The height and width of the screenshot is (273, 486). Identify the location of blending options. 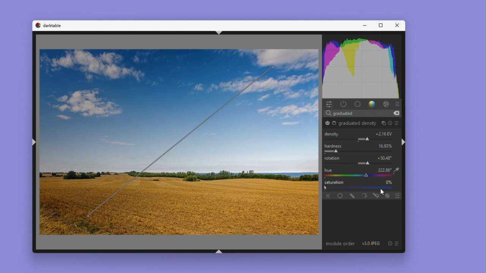
(388, 195).